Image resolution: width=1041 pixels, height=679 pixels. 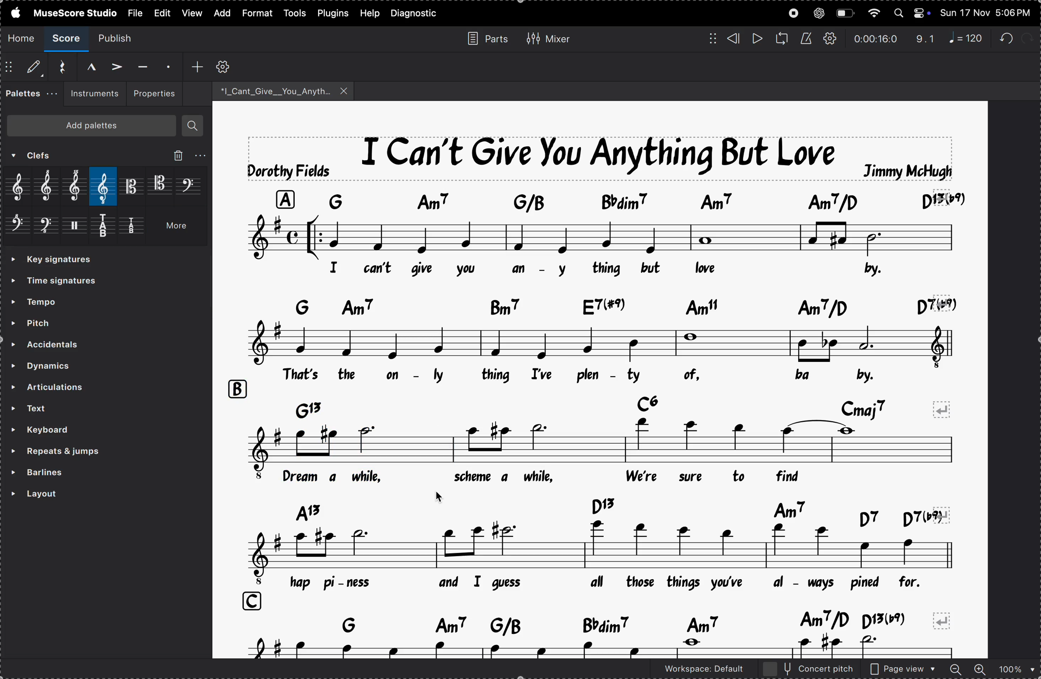 I want to click on rewind, so click(x=734, y=38).